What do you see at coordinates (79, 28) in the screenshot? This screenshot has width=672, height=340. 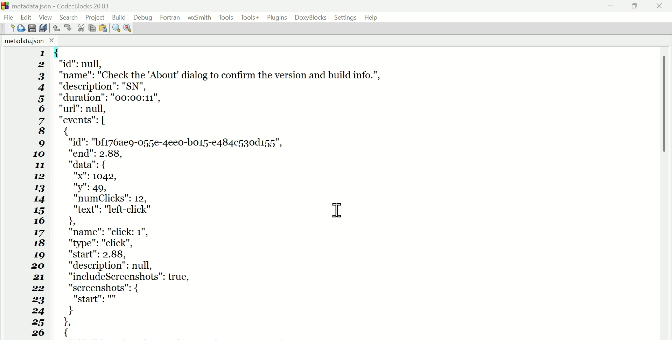 I see `Cut` at bounding box center [79, 28].